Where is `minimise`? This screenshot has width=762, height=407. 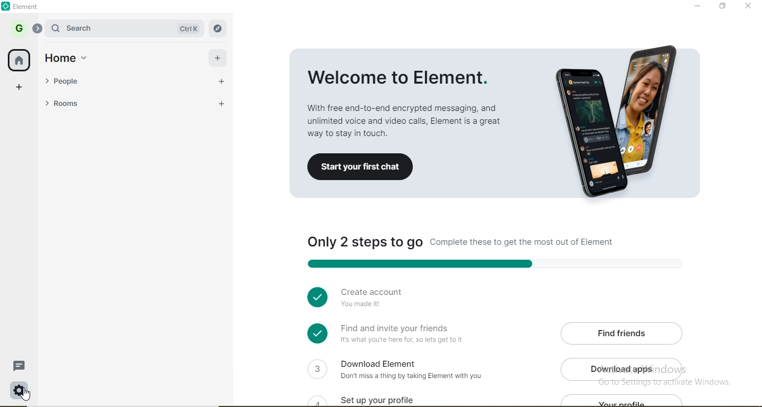
minimise is located at coordinates (697, 6).